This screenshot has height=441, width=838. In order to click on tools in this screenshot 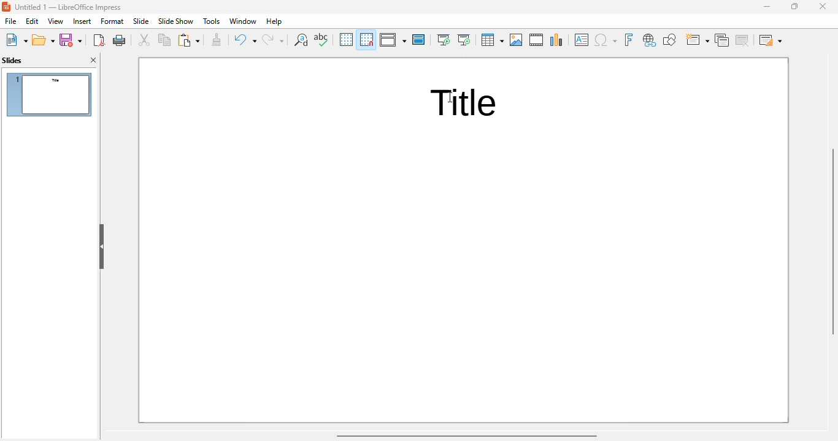, I will do `click(211, 21)`.